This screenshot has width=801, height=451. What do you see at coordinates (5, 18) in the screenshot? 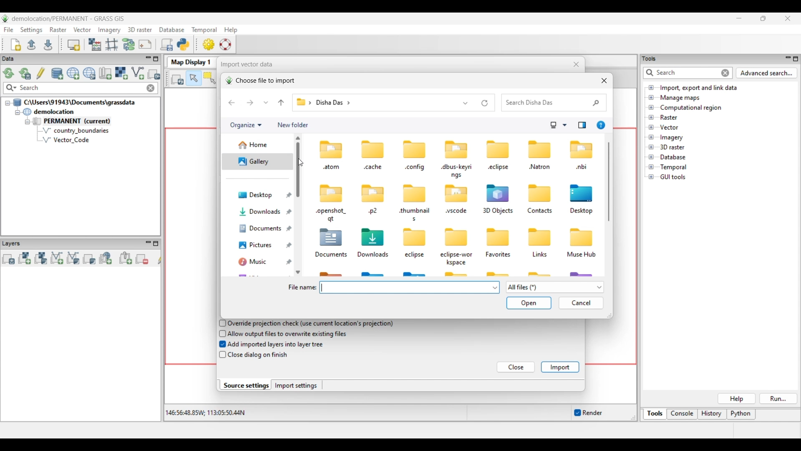
I see `Software logo` at bounding box center [5, 18].